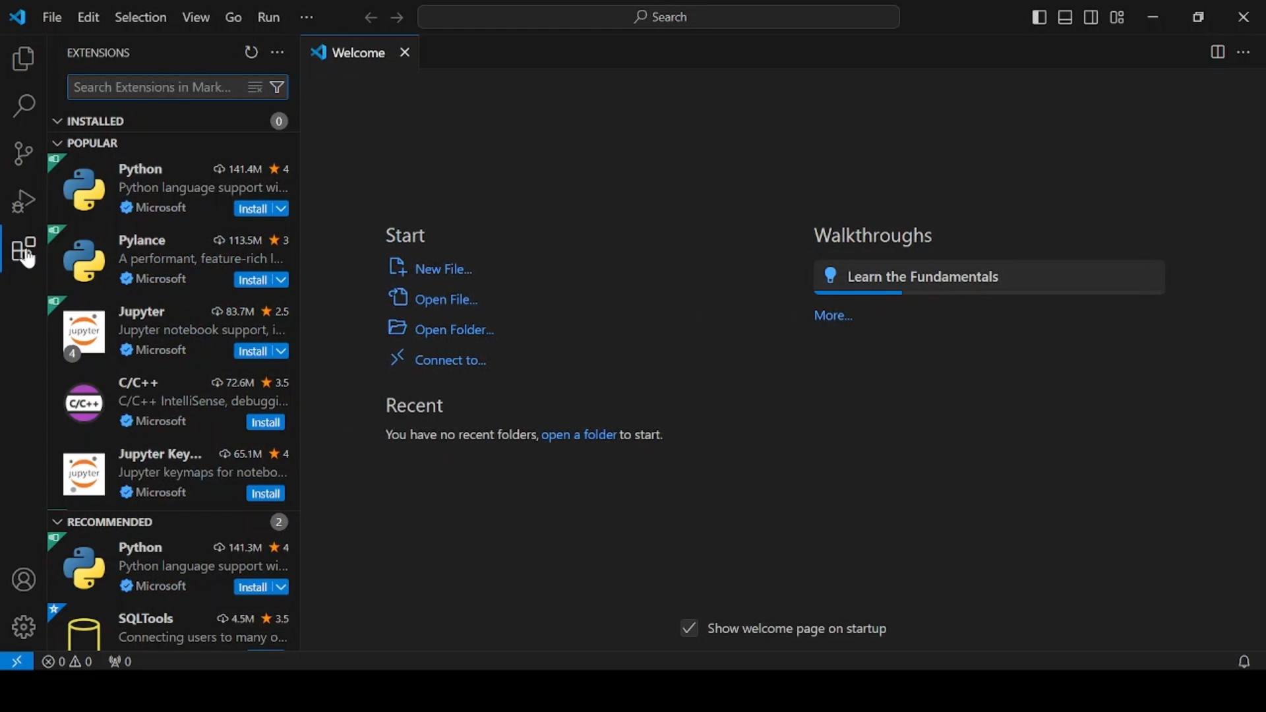 This screenshot has height=712, width=1266. I want to click on vscode, so click(20, 18).